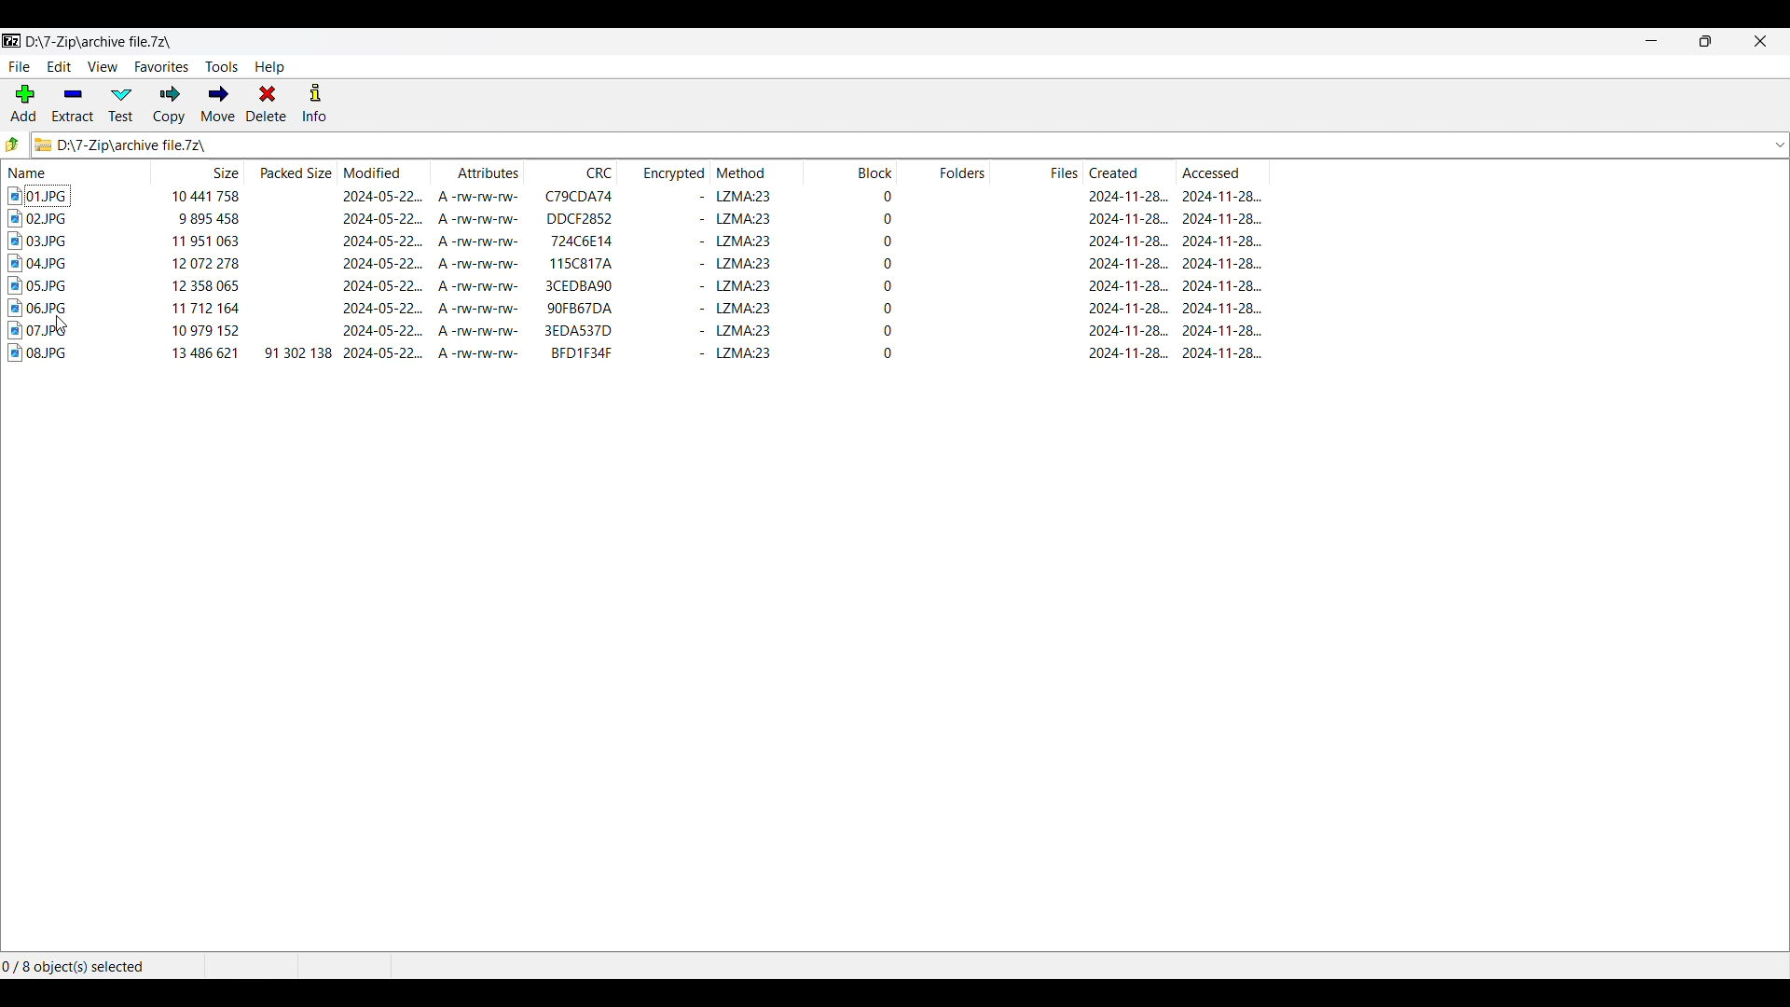 The width and height of the screenshot is (1790, 1007). Describe the element at coordinates (743, 308) in the screenshot. I see `method` at that location.